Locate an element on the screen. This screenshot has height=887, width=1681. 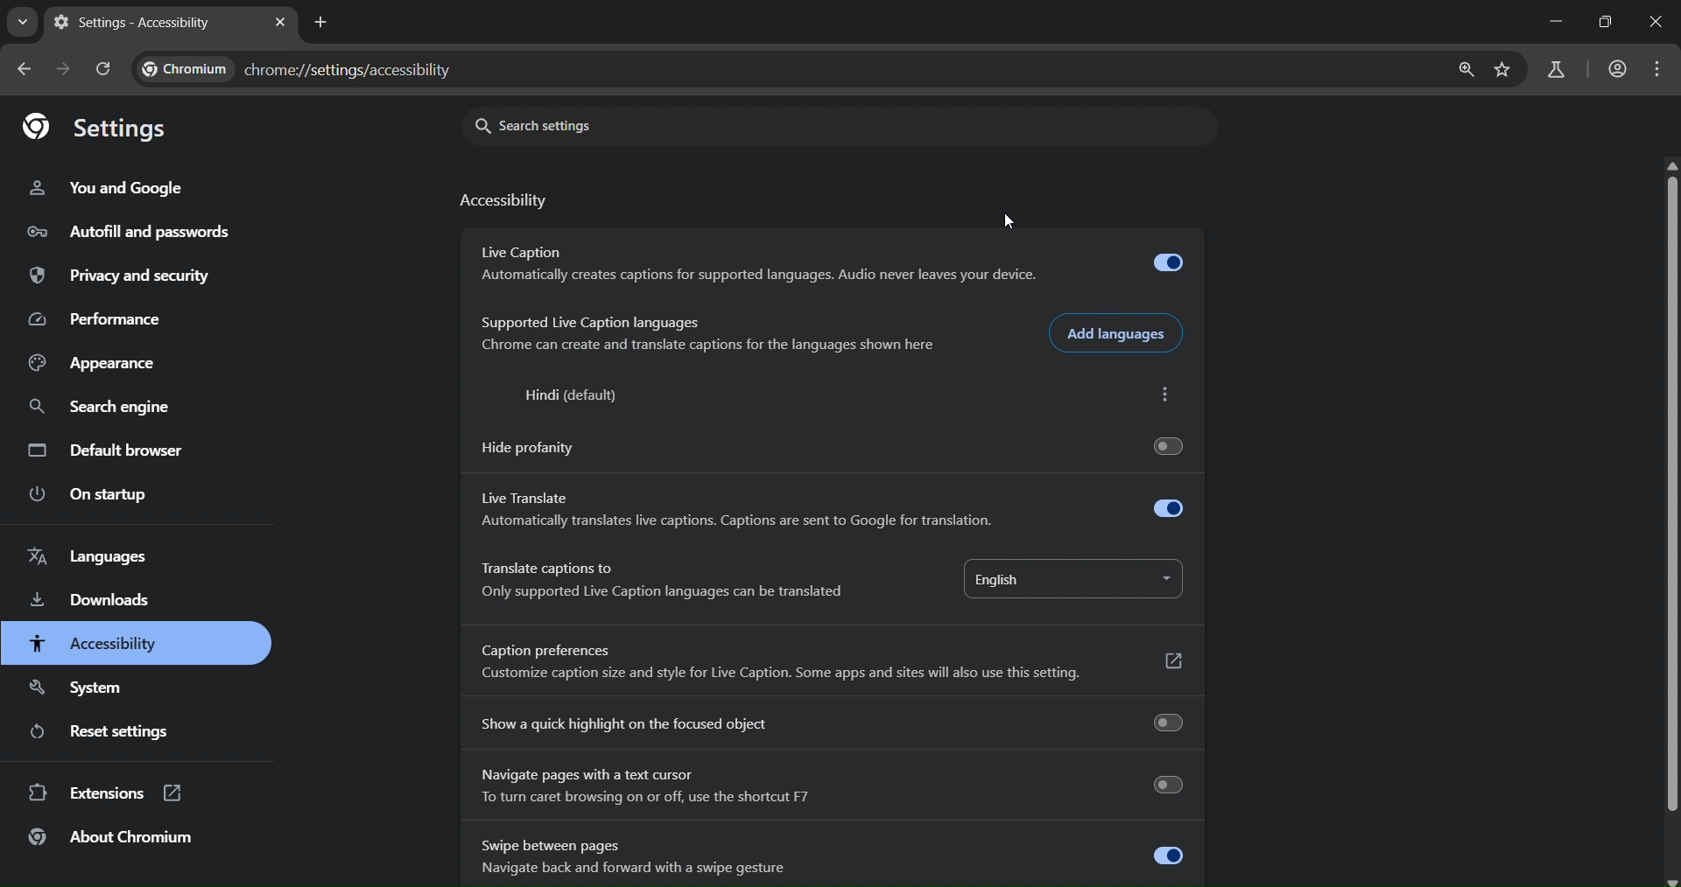
go back one page is located at coordinates (28, 69).